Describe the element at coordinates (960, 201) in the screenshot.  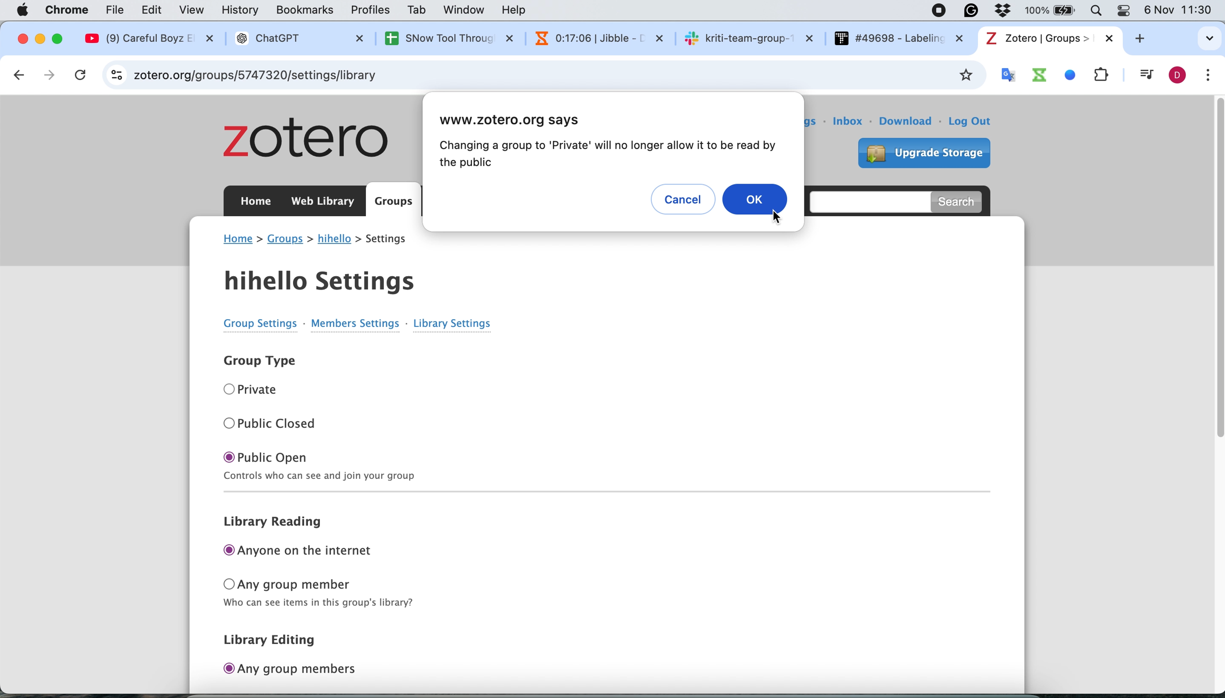
I see `search` at that location.